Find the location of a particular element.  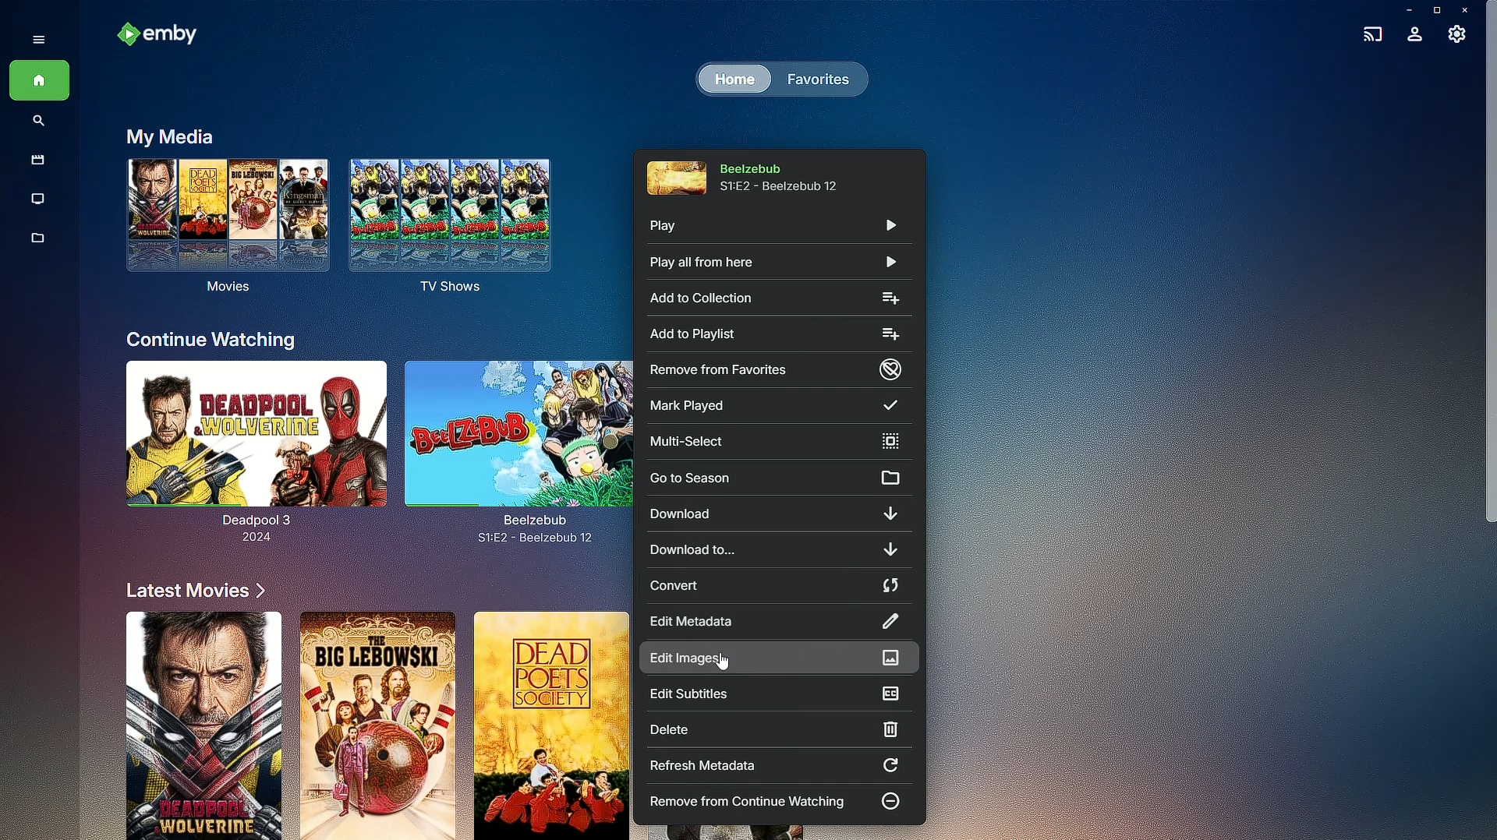

Continue Watching is located at coordinates (212, 339).